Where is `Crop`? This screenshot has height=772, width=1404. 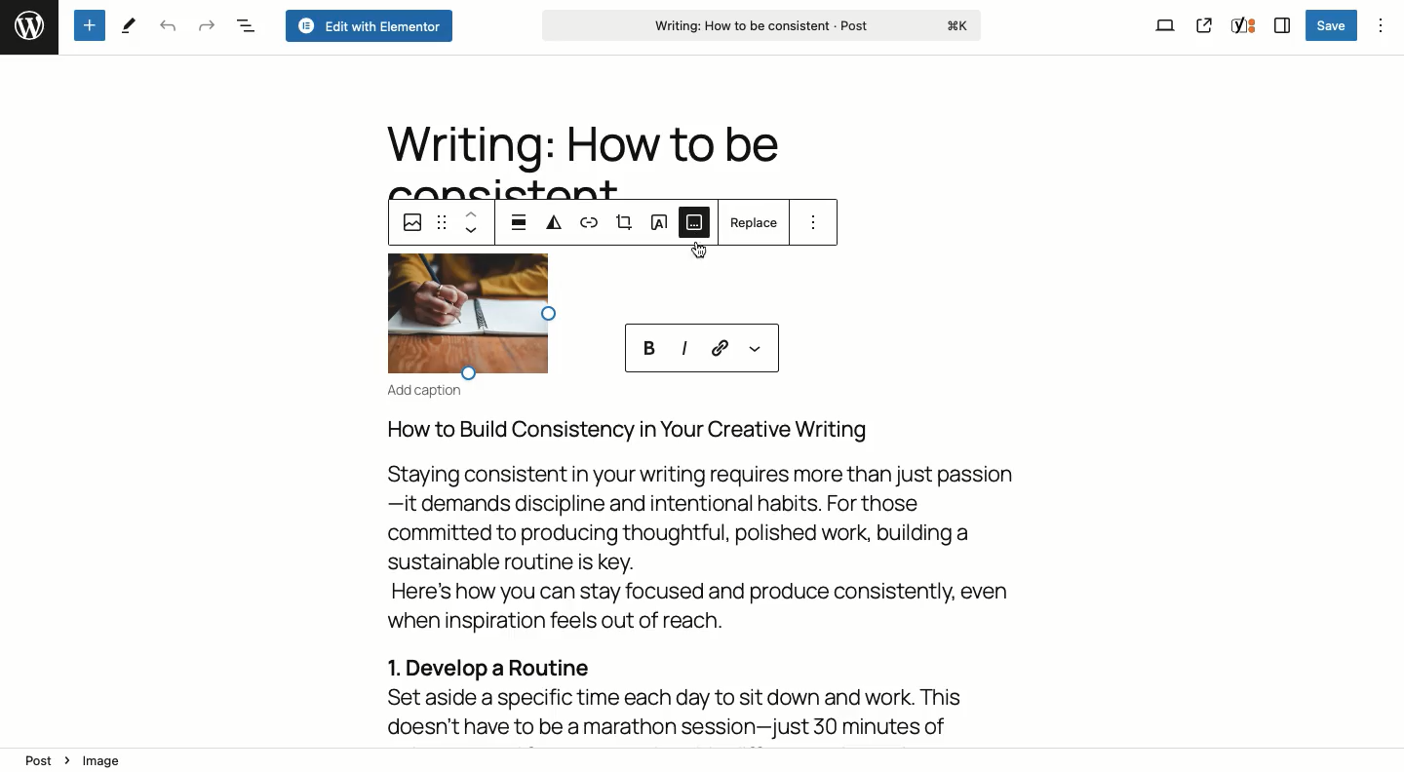
Crop is located at coordinates (625, 223).